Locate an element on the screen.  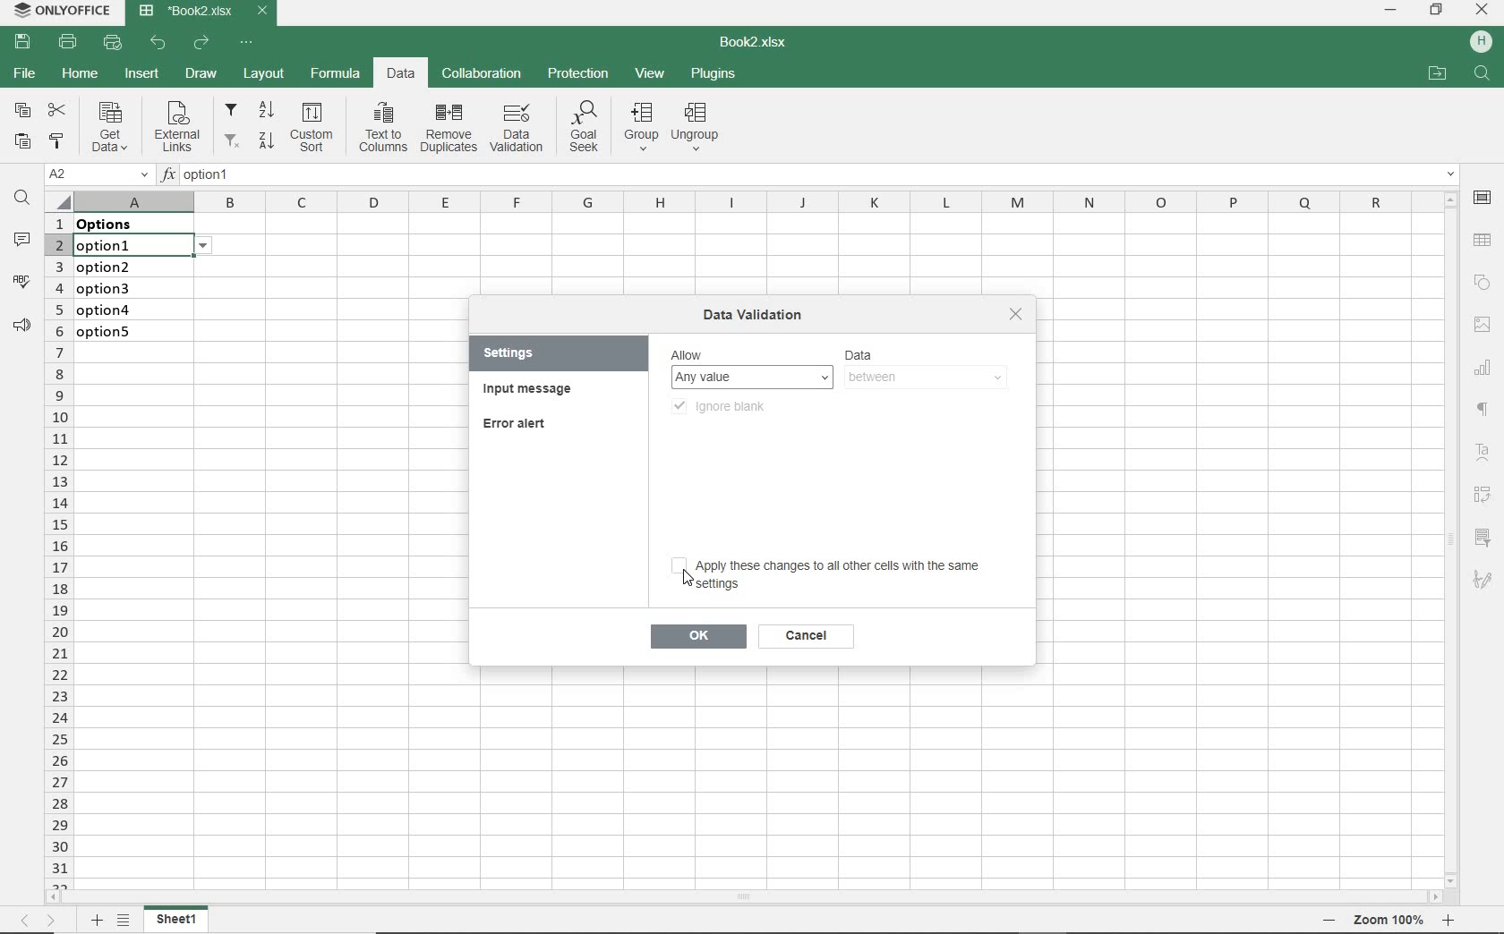
Zoom out is located at coordinates (1324, 921).